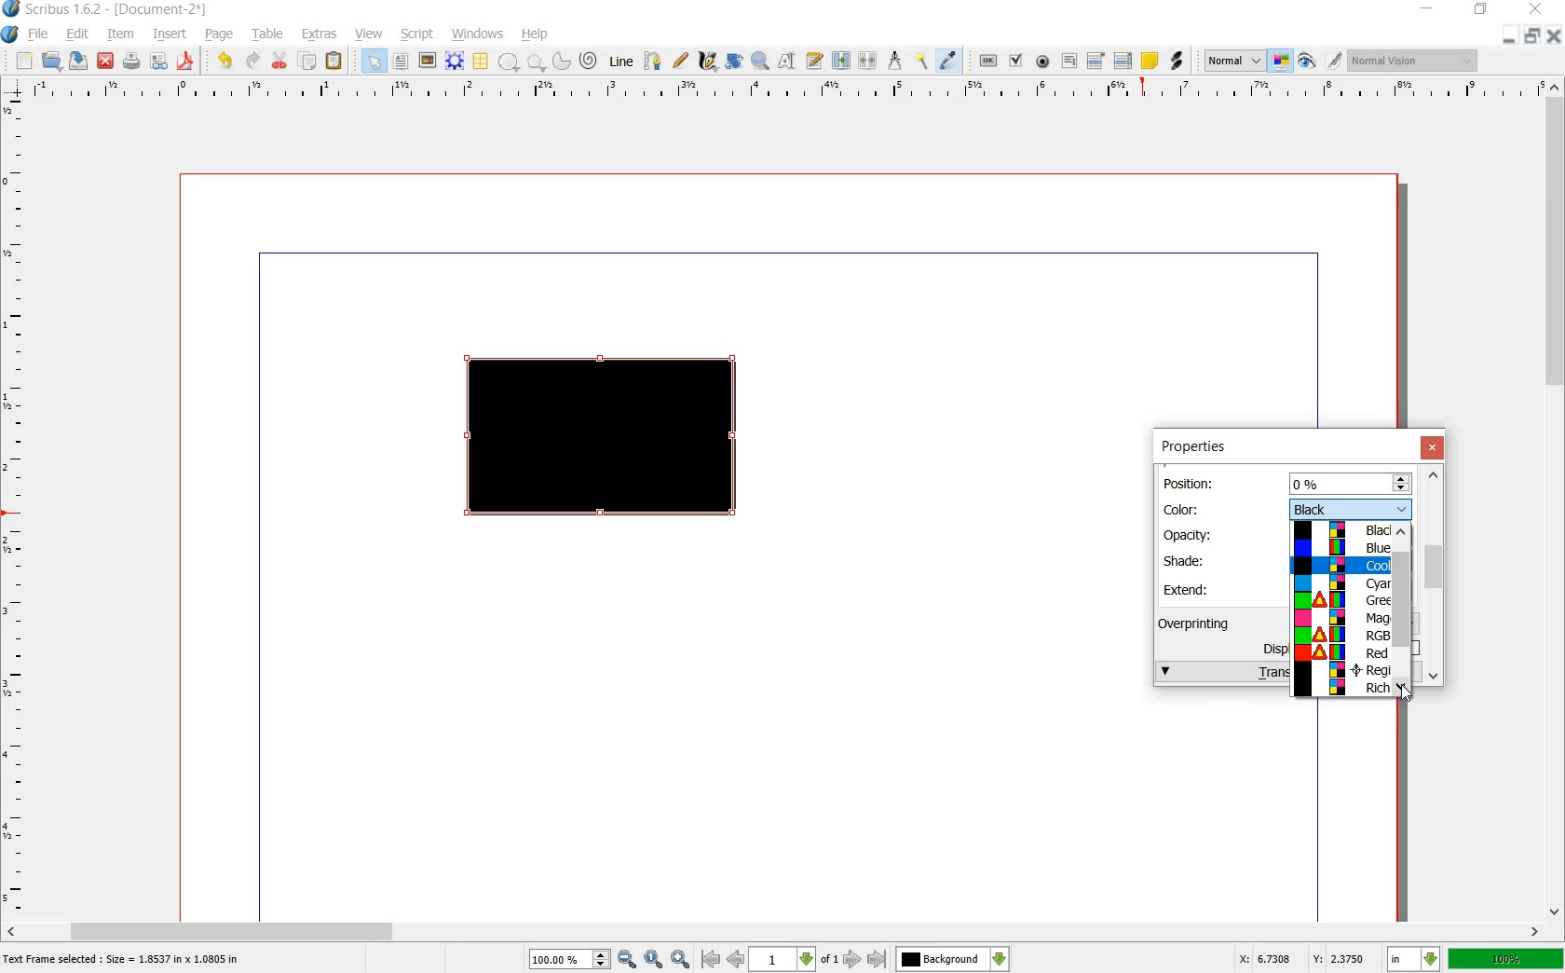  What do you see at coordinates (1043, 62) in the screenshot?
I see `pdf radio button` at bounding box center [1043, 62].